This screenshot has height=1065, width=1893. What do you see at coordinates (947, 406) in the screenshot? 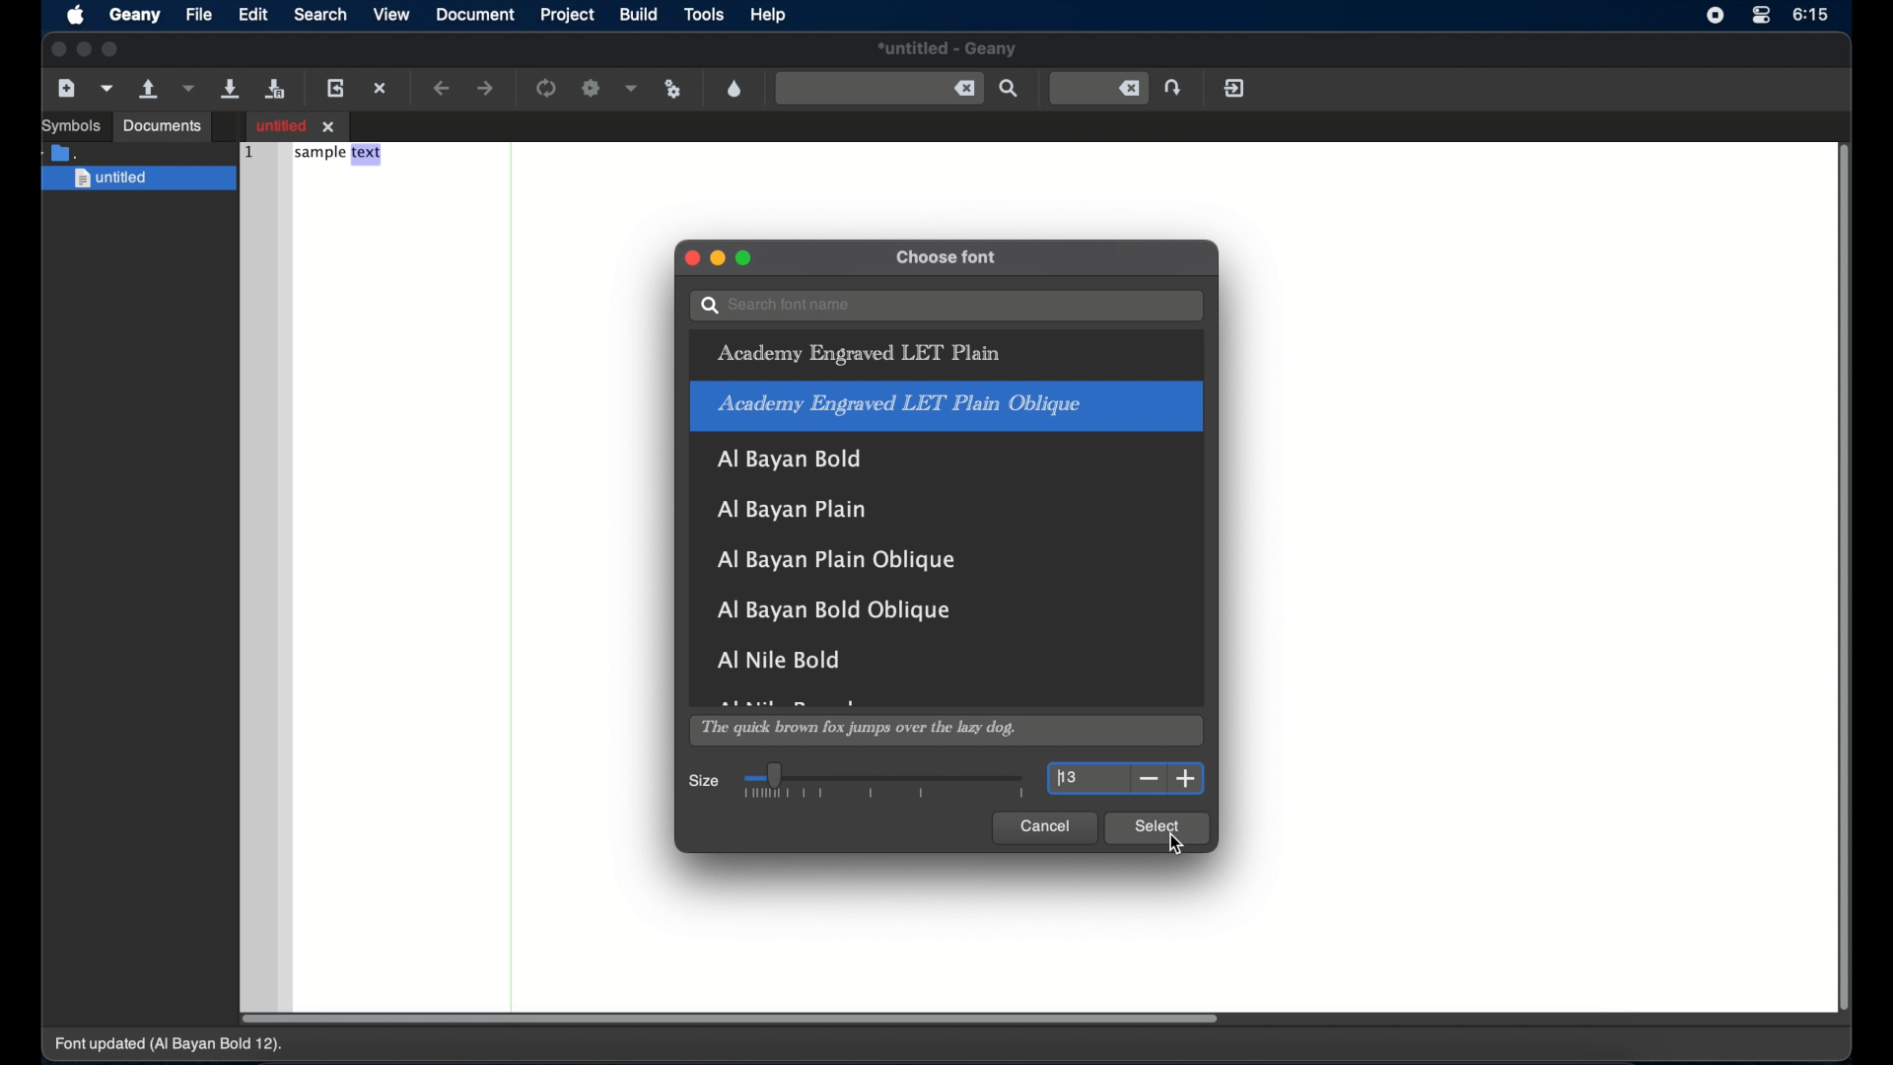
I see `academy engraved LET plain oblique highlighted` at bounding box center [947, 406].